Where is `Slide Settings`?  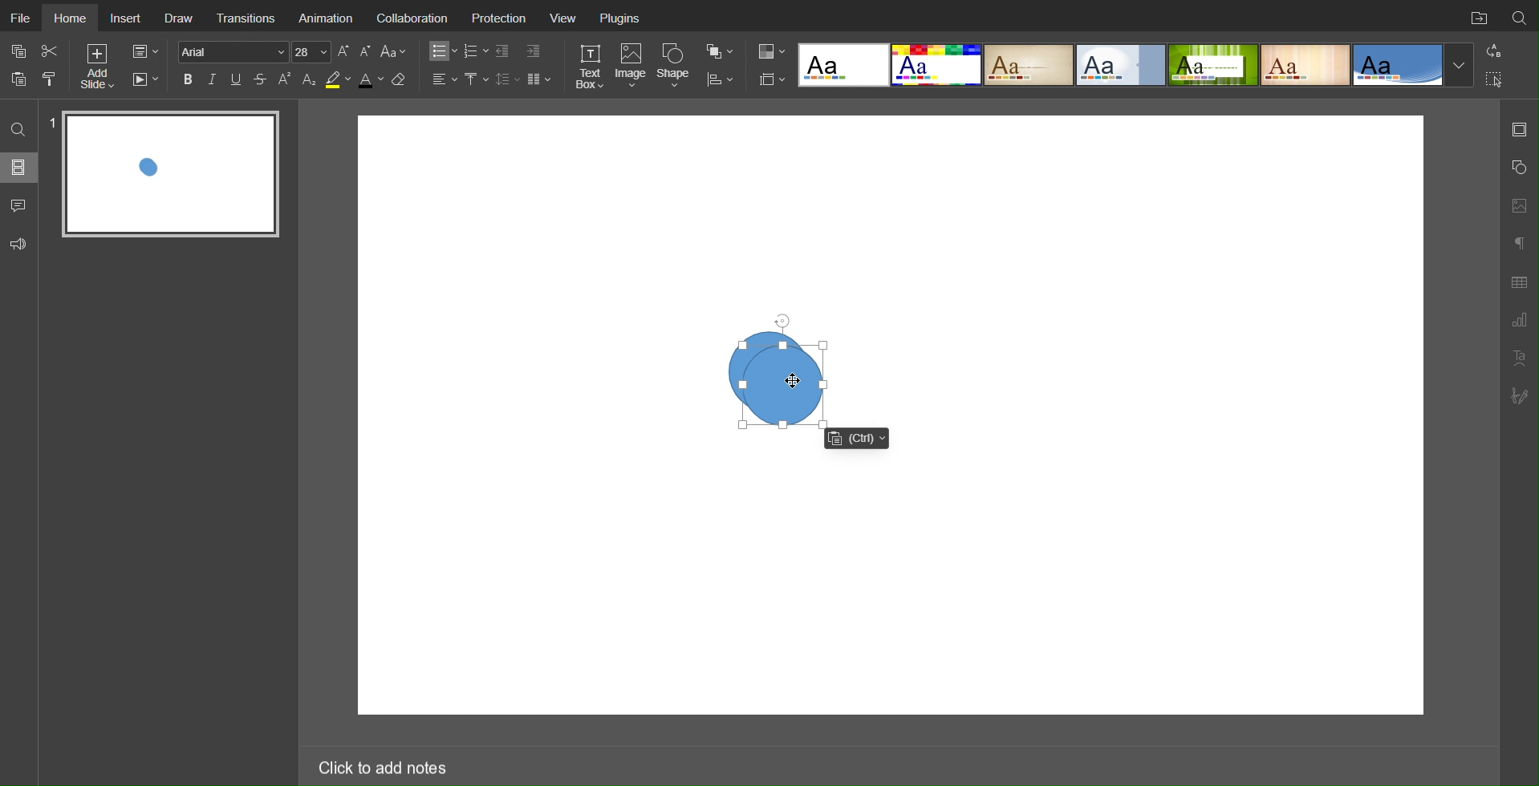 Slide Settings is located at coordinates (769, 79).